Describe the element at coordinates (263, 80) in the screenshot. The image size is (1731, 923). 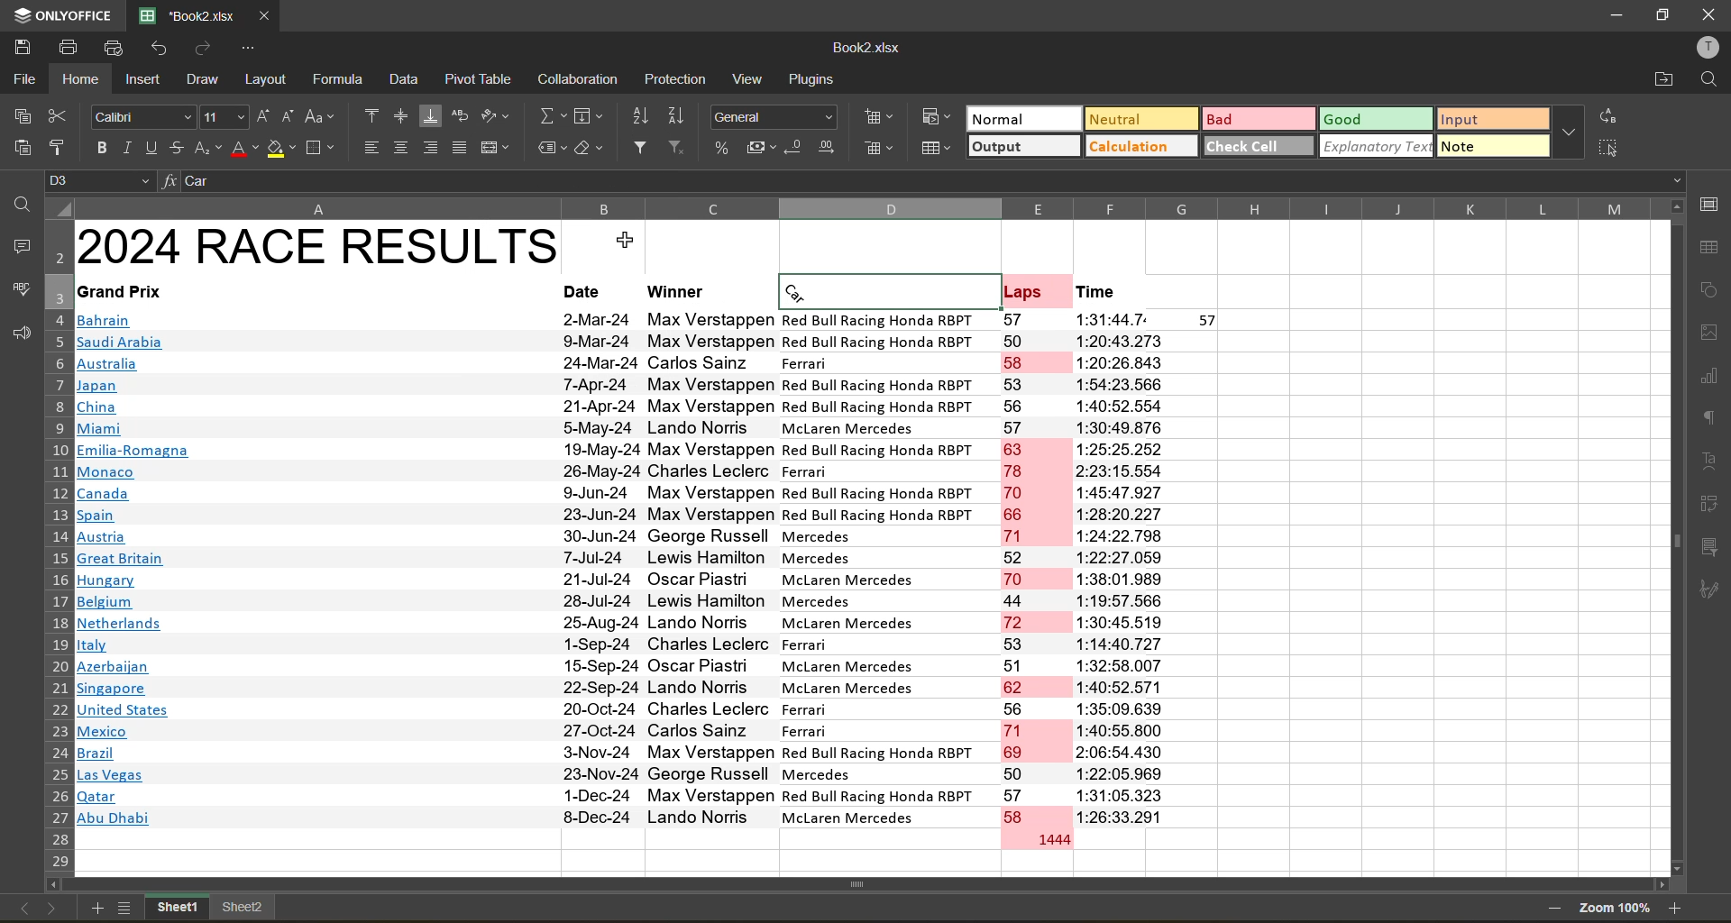
I see `layout` at that location.